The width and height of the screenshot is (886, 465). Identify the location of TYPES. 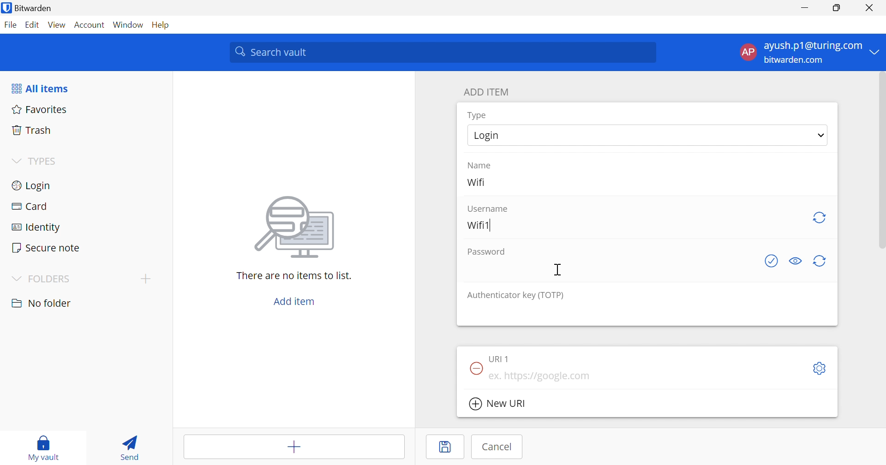
(45, 163).